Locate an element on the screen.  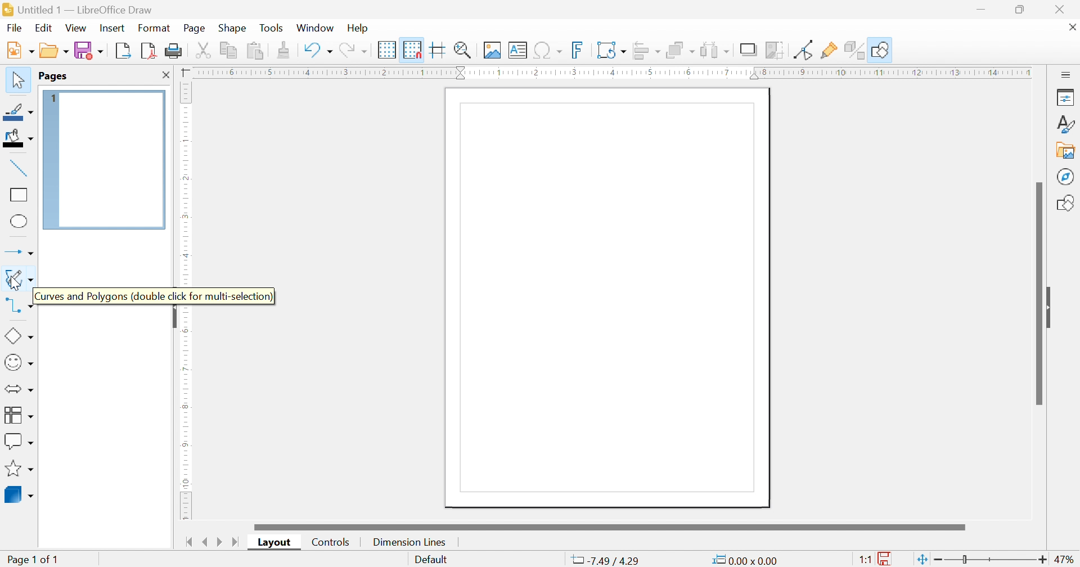
fill color is located at coordinates (17, 137).